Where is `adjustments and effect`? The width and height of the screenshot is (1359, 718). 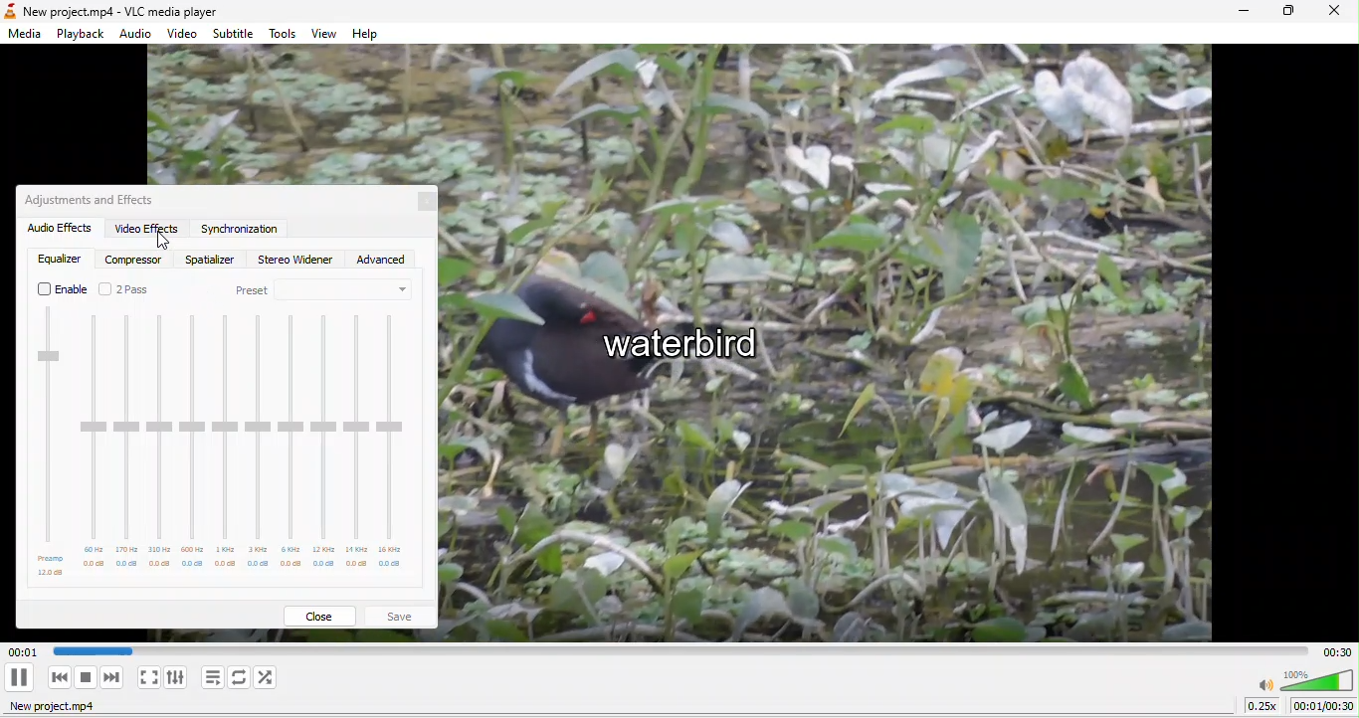
adjustments and effect is located at coordinates (97, 200).